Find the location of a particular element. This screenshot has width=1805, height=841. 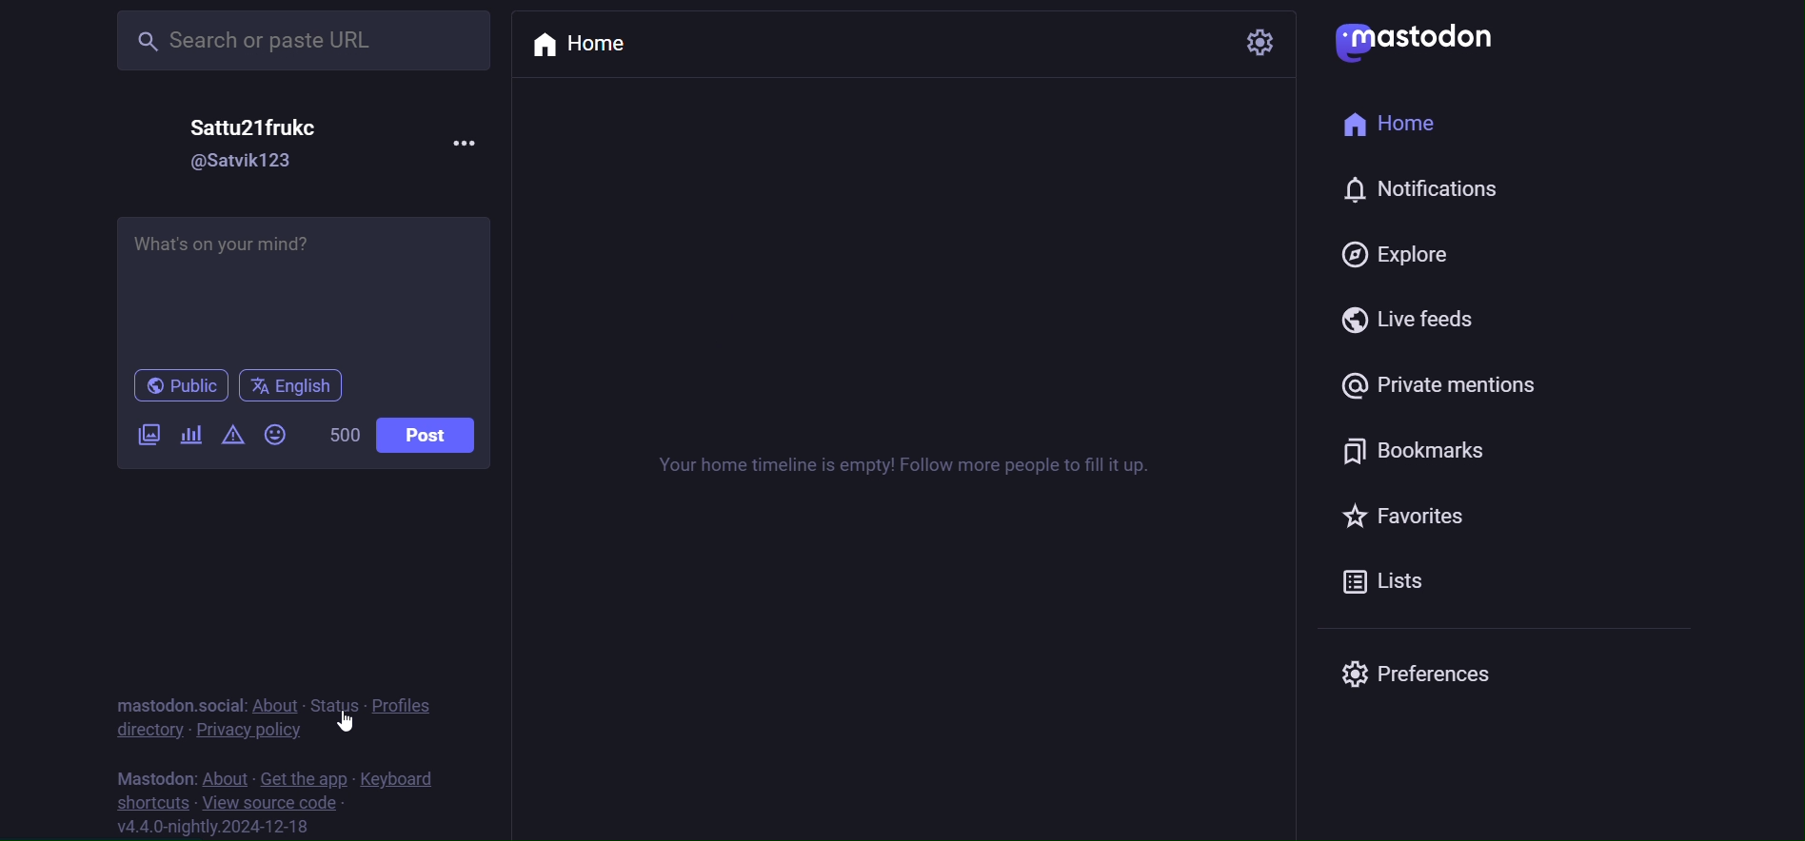

Profiles is located at coordinates (421, 703).